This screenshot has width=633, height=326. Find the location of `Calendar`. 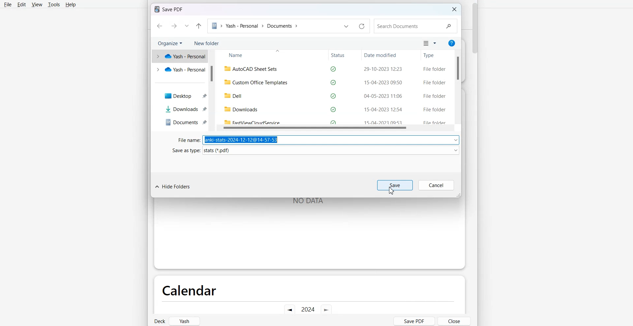

Calendar is located at coordinates (189, 289).